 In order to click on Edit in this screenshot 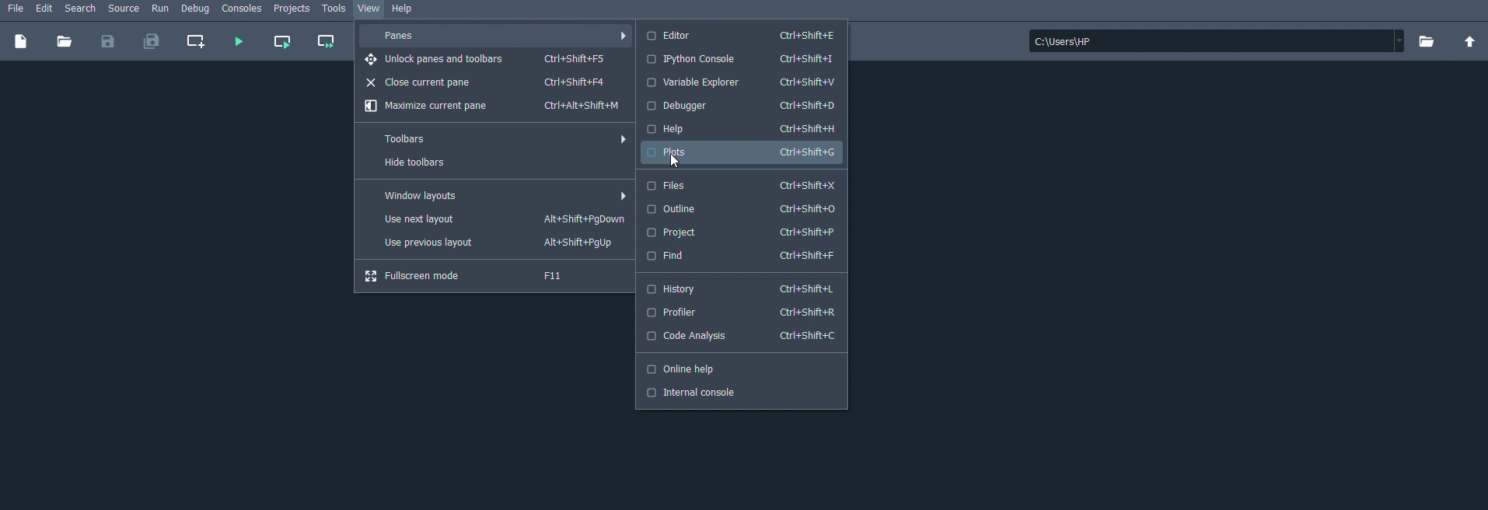, I will do `click(45, 9)`.